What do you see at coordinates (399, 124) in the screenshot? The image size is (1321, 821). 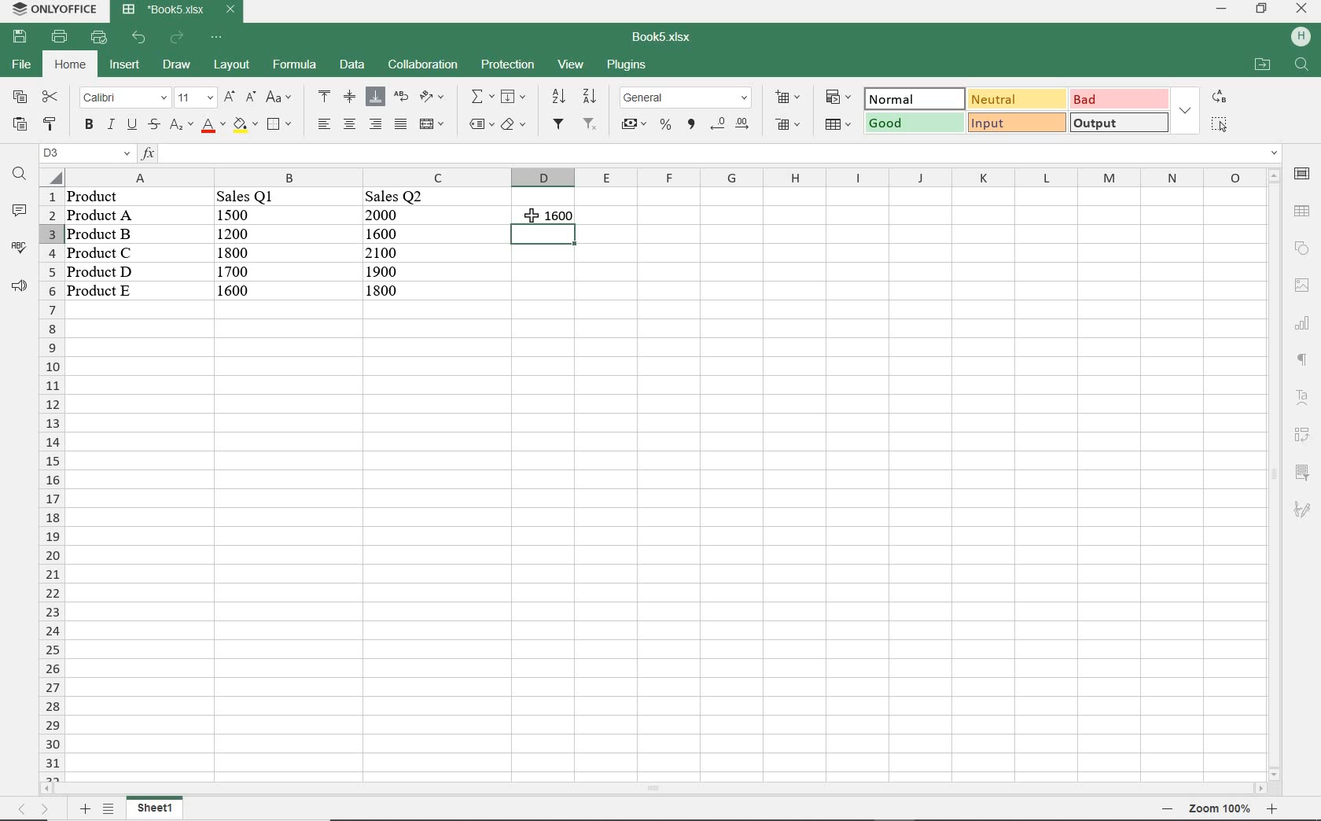 I see `justified` at bounding box center [399, 124].